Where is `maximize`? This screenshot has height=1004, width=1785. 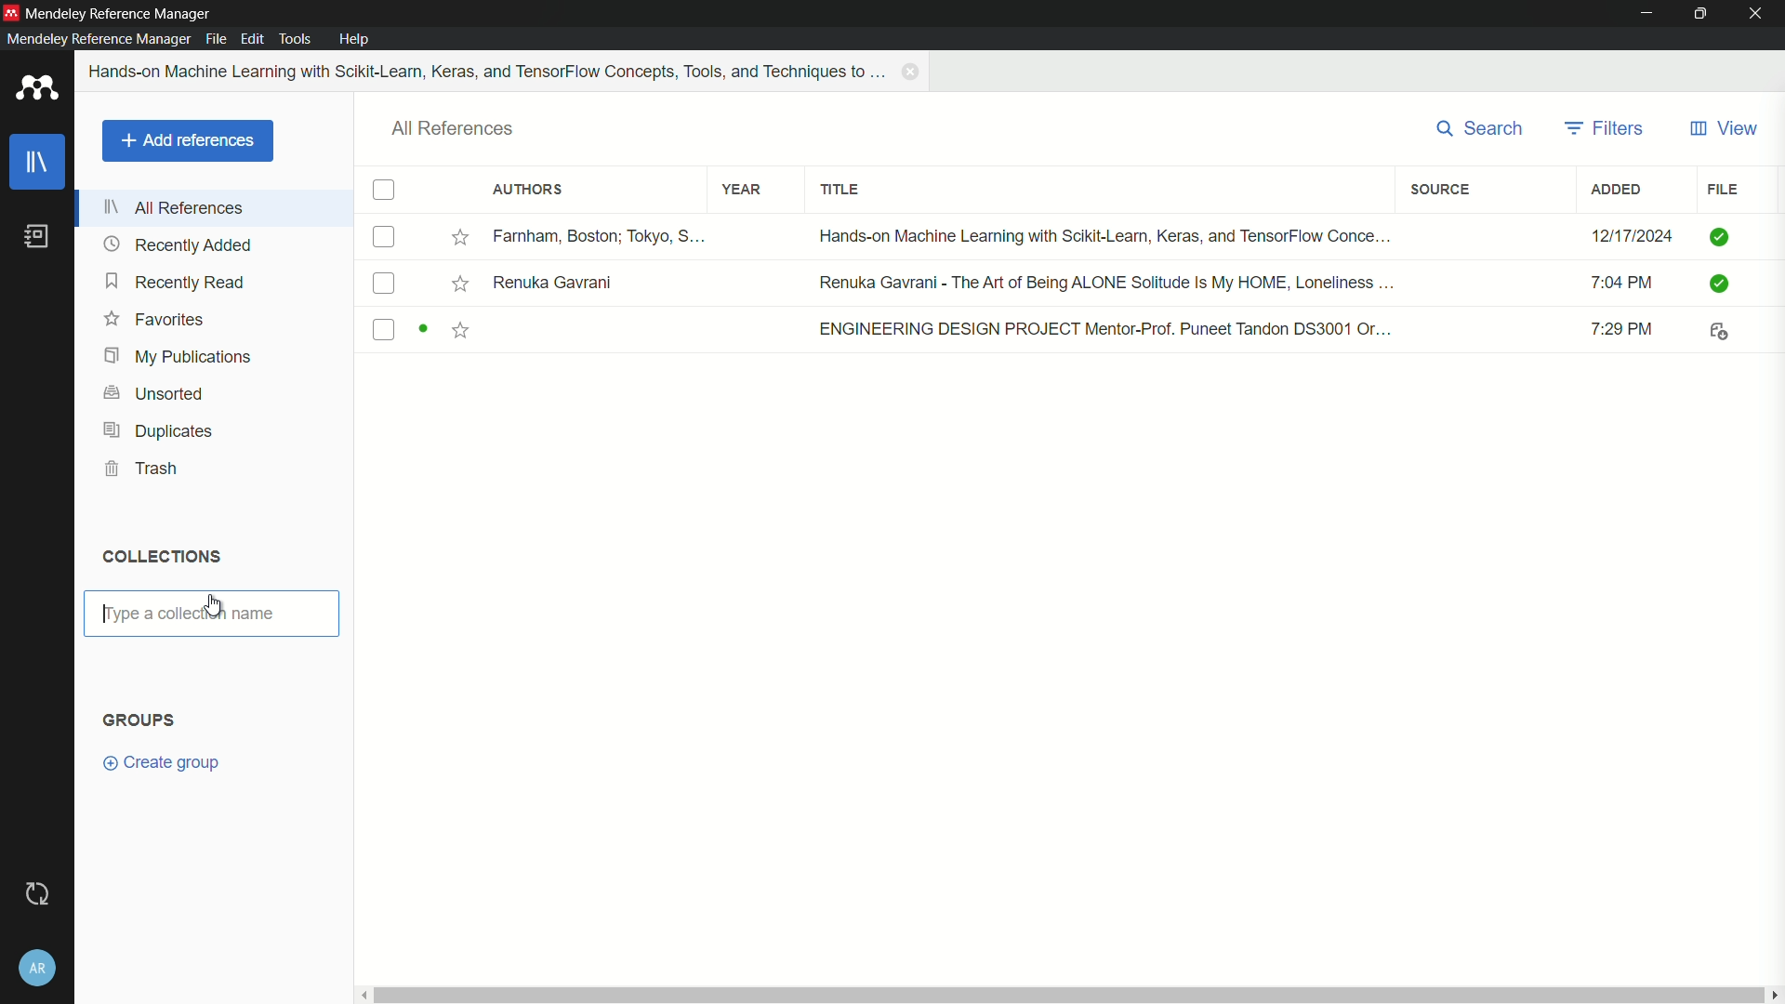
maximize is located at coordinates (1705, 14).